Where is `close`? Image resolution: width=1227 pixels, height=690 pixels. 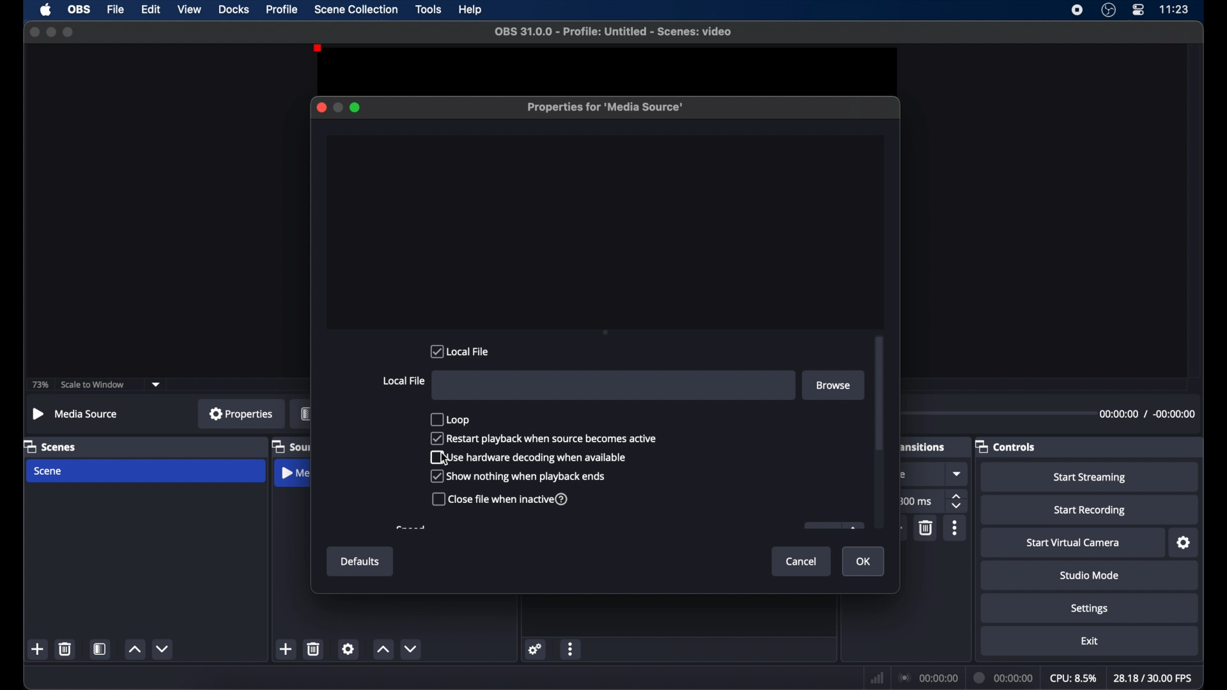
close is located at coordinates (34, 31).